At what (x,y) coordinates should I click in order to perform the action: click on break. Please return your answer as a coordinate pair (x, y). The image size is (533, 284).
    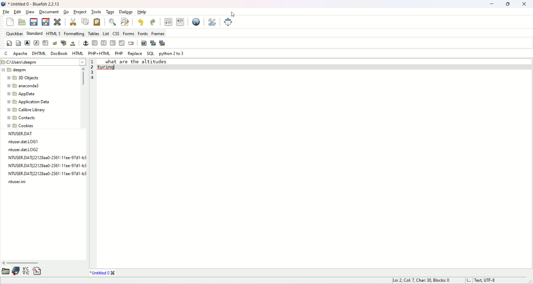
    Looking at the image, I should click on (54, 43).